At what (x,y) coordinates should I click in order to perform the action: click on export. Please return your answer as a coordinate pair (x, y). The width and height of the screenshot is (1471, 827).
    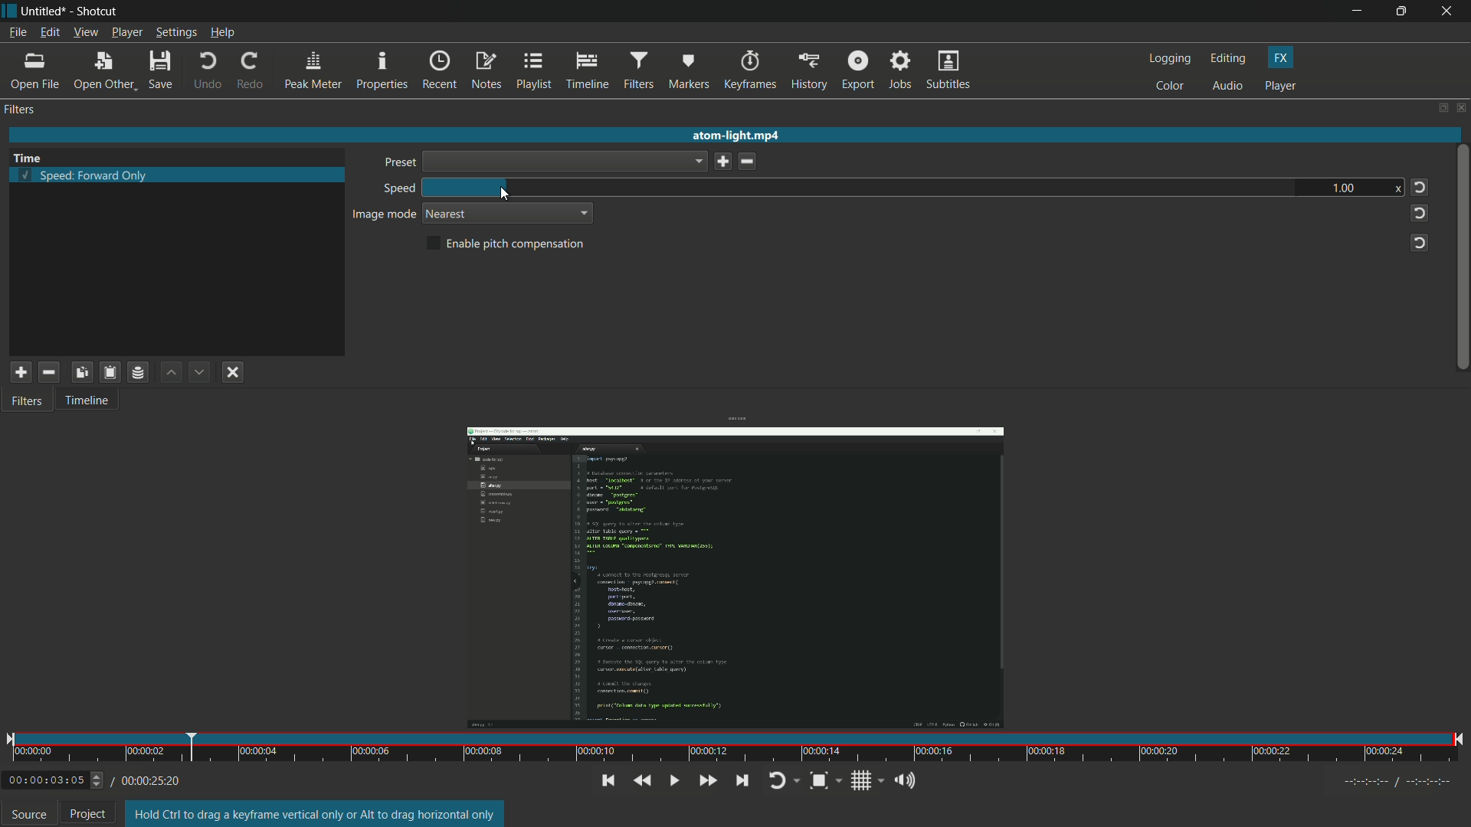
    Looking at the image, I should click on (858, 71).